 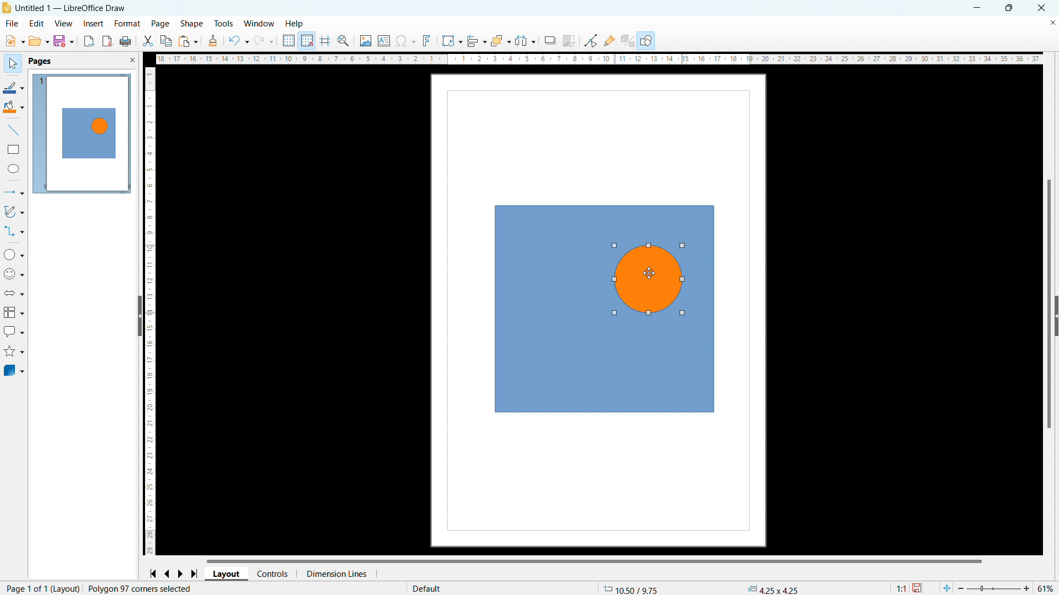 What do you see at coordinates (648, 40) in the screenshot?
I see `show draw functions` at bounding box center [648, 40].